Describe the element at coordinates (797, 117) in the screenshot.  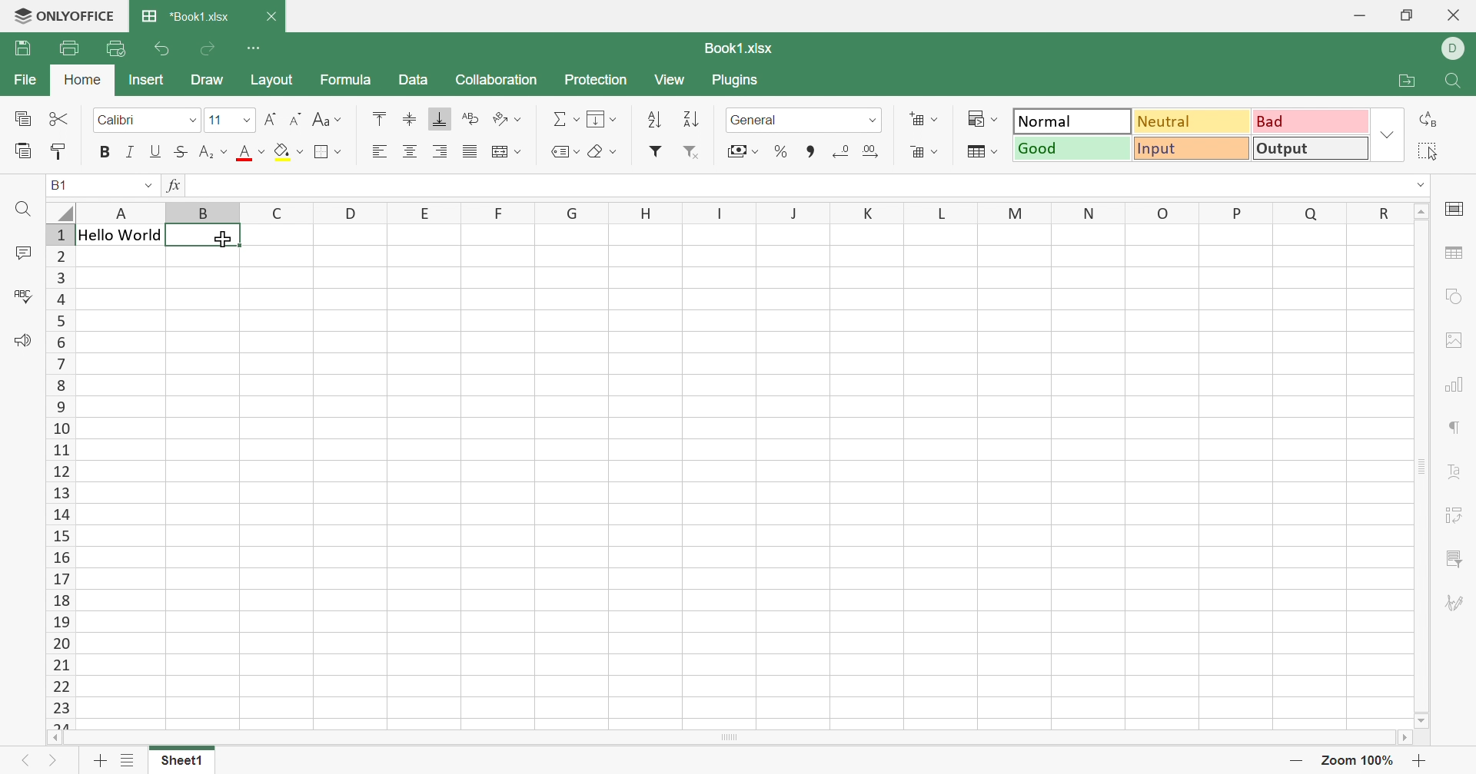
I see `Number format` at that location.